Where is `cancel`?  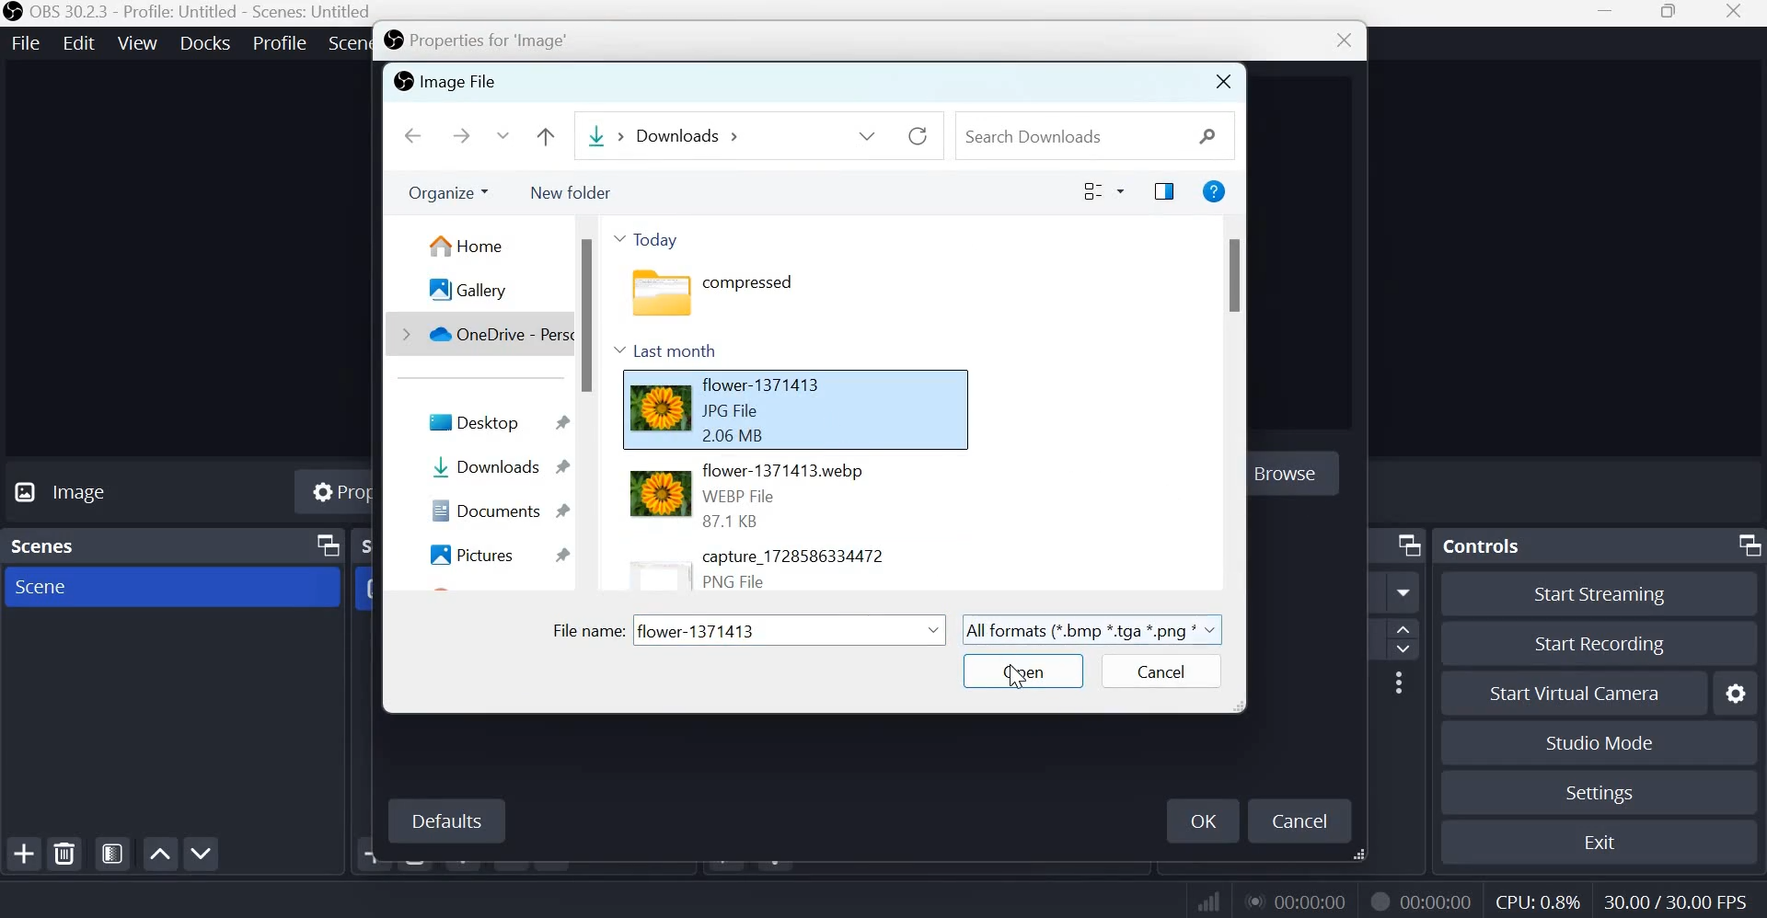 cancel is located at coordinates (1158, 671).